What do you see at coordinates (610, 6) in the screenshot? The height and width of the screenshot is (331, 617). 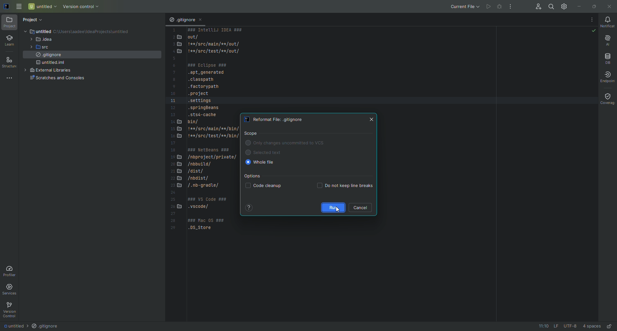 I see `Close` at bounding box center [610, 6].